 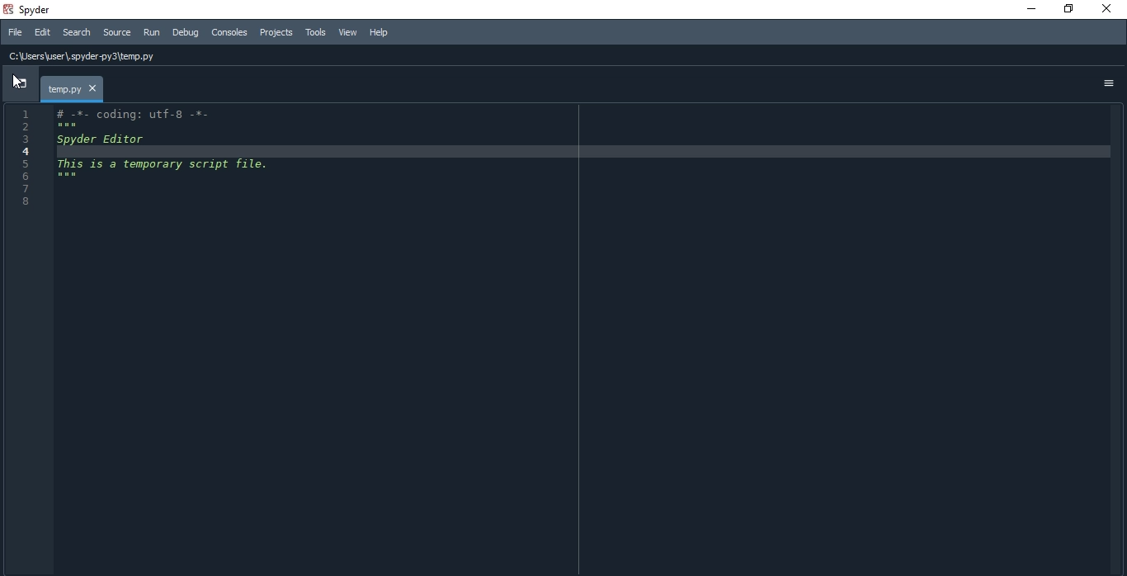 What do you see at coordinates (77, 33) in the screenshot?
I see `Search` at bounding box center [77, 33].